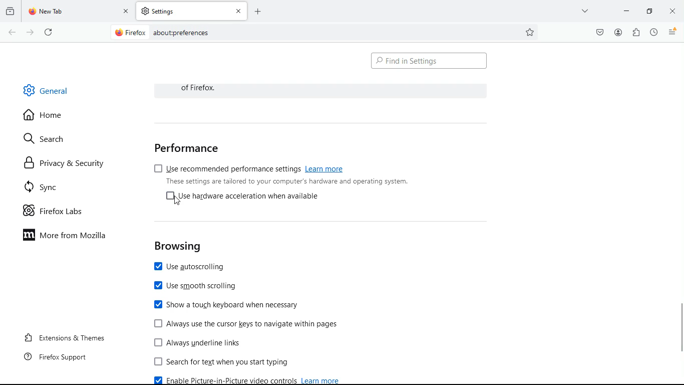 The width and height of the screenshot is (684, 385). Describe the element at coordinates (47, 89) in the screenshot. I see `general` at that location.